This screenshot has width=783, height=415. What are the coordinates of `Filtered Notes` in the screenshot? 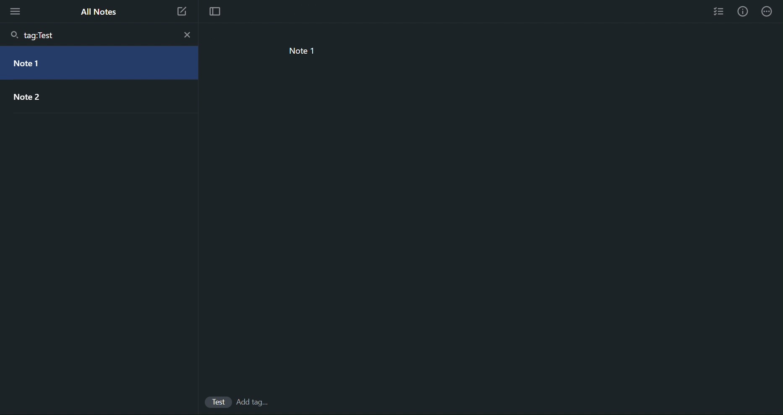 It's located at (101, 78).